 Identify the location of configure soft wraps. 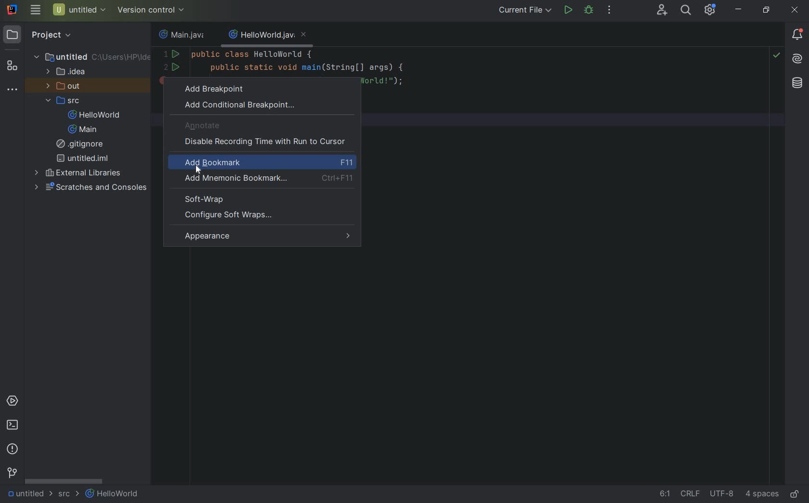
(227, 215).